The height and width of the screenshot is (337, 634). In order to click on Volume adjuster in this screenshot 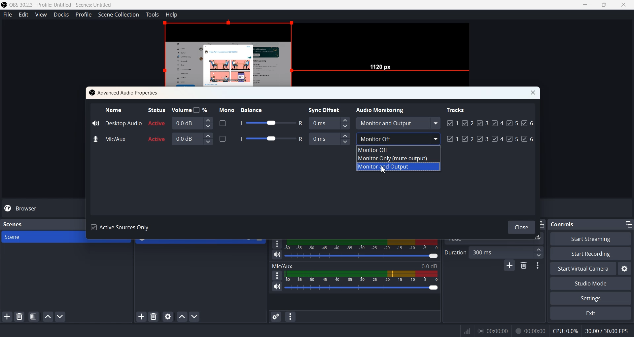, I will do `click(363, 255)`.